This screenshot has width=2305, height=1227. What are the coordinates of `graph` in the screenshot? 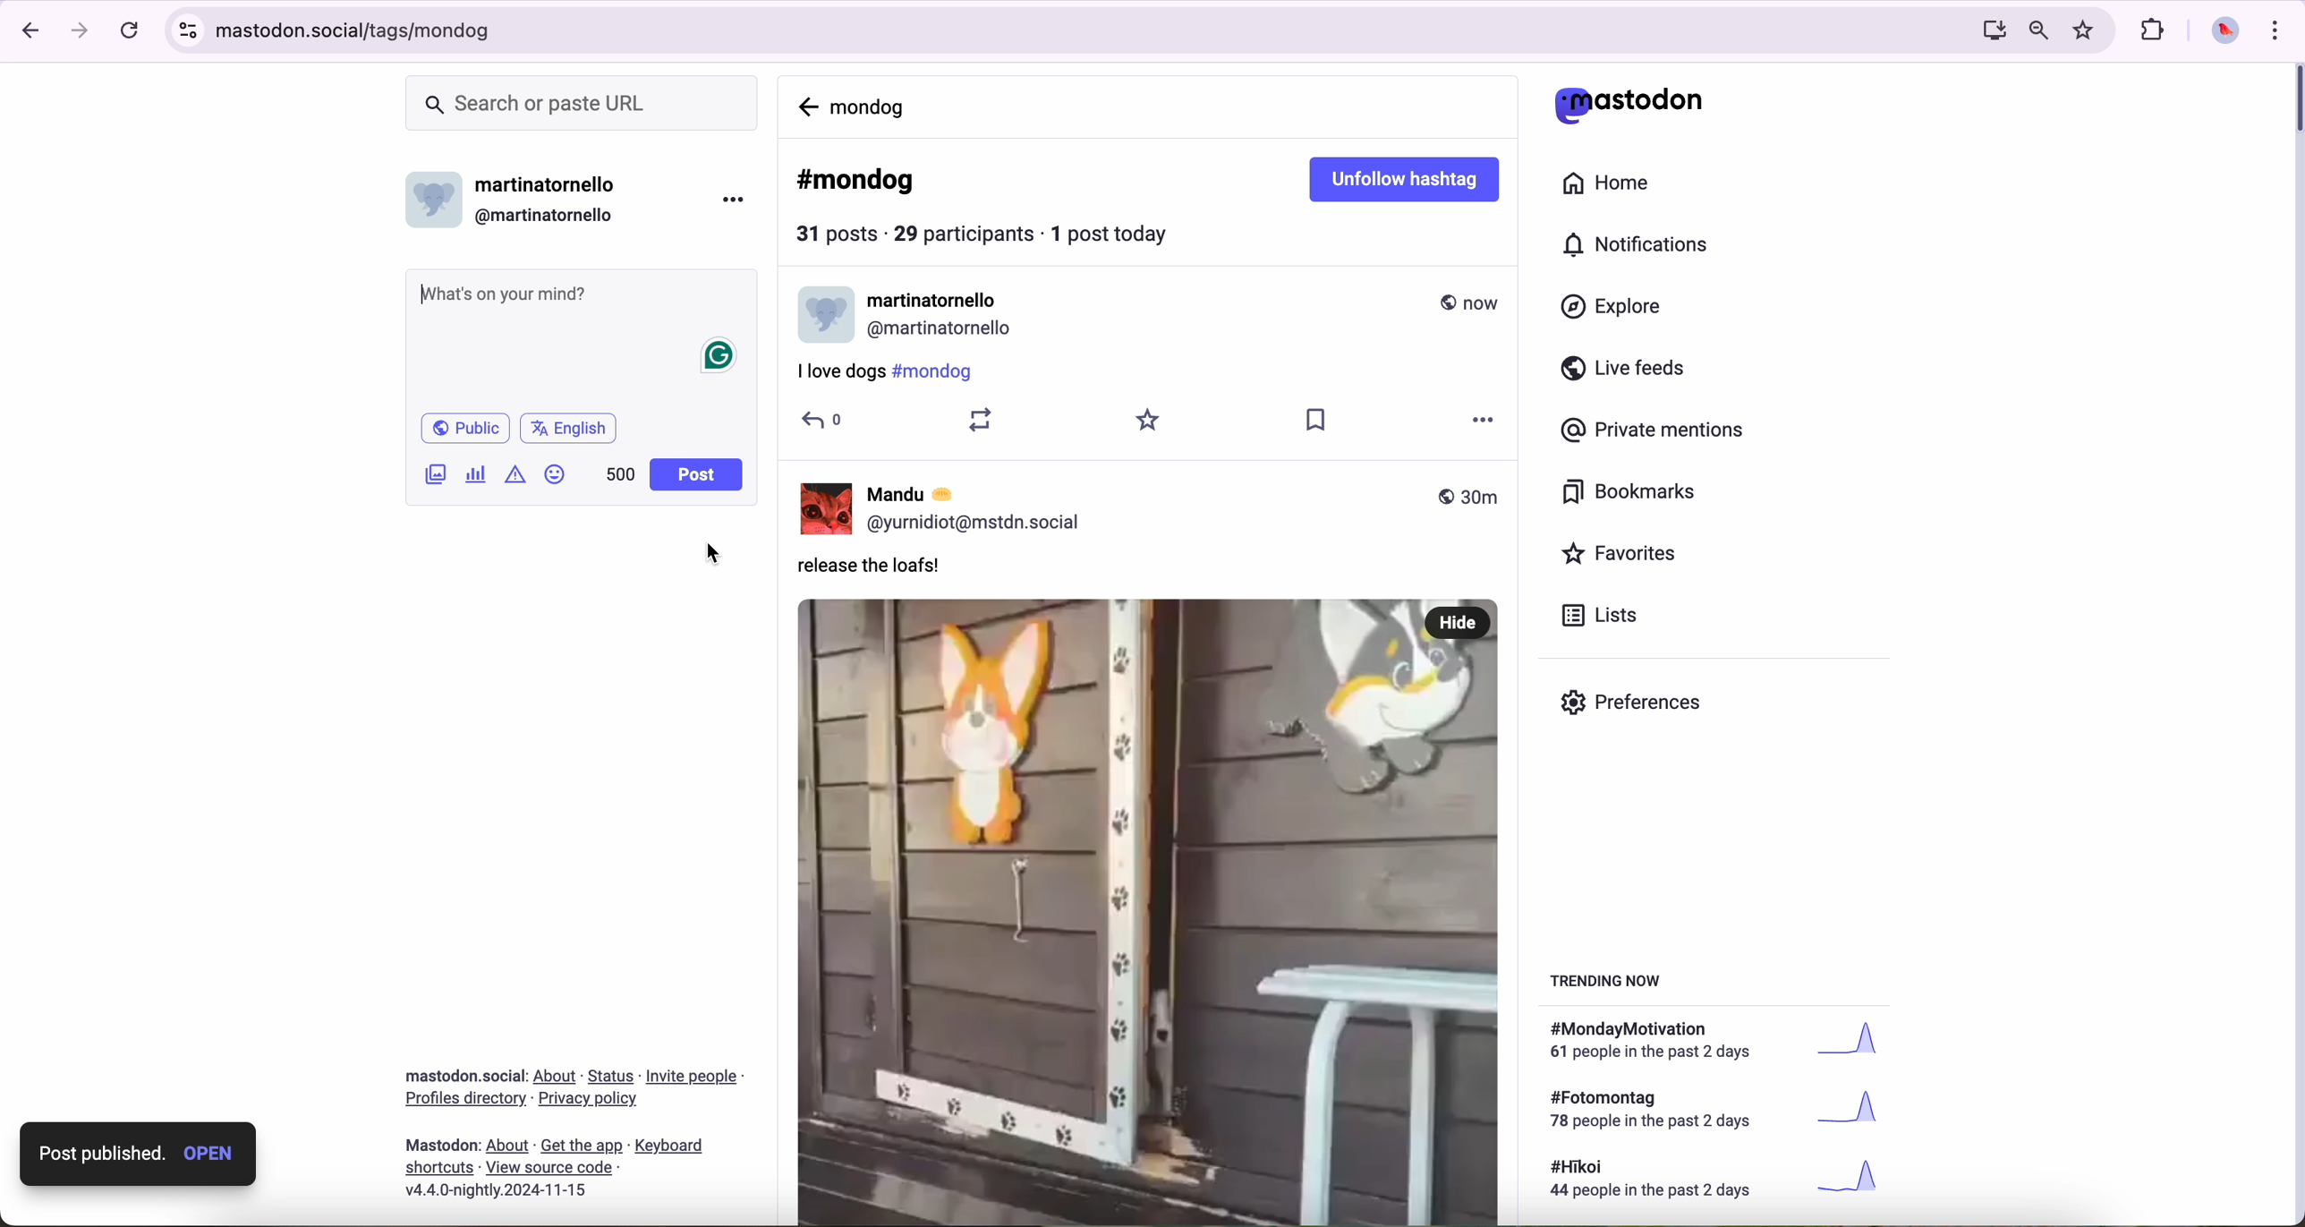 It's located at (1858, 1112).